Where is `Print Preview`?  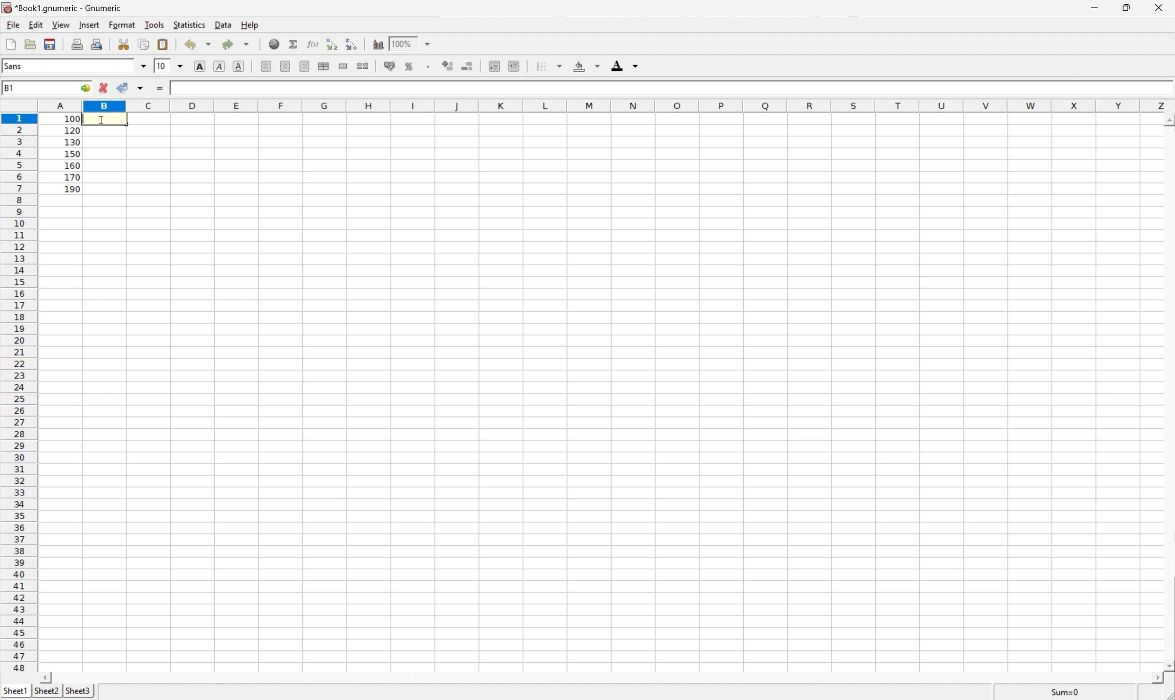
Print Preview is located at coordinates (99, 43).